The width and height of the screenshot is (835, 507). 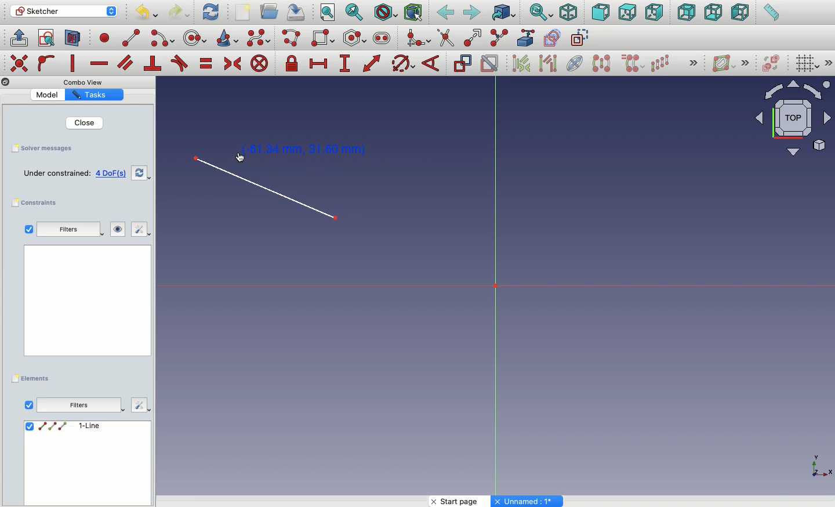 What do you see at coordinates (600, 12) in the screenshot?
I see `Front` at bounding box center [600, 12].